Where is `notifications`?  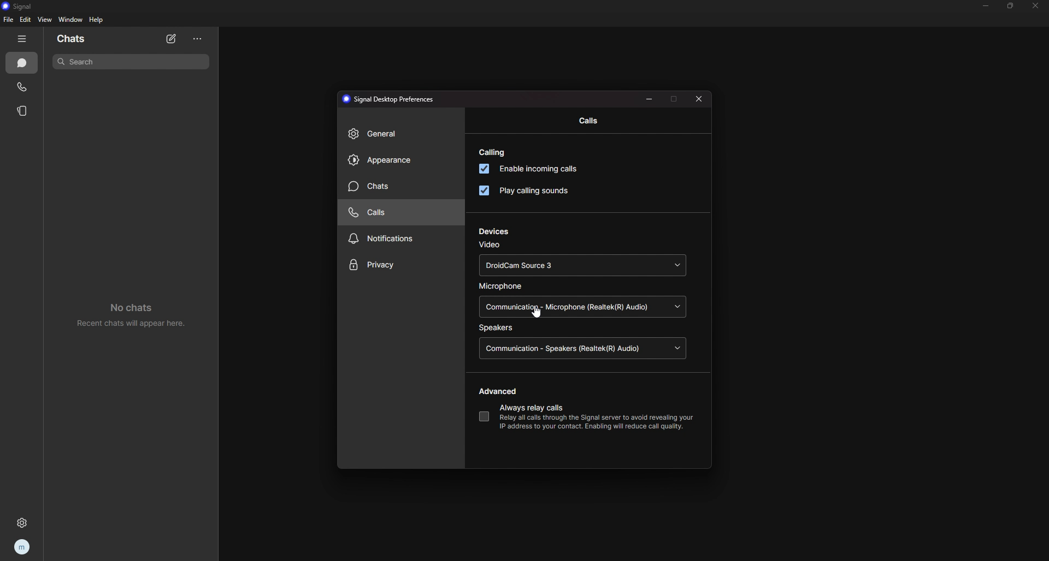
notifications is located at coordinates (396, 239).